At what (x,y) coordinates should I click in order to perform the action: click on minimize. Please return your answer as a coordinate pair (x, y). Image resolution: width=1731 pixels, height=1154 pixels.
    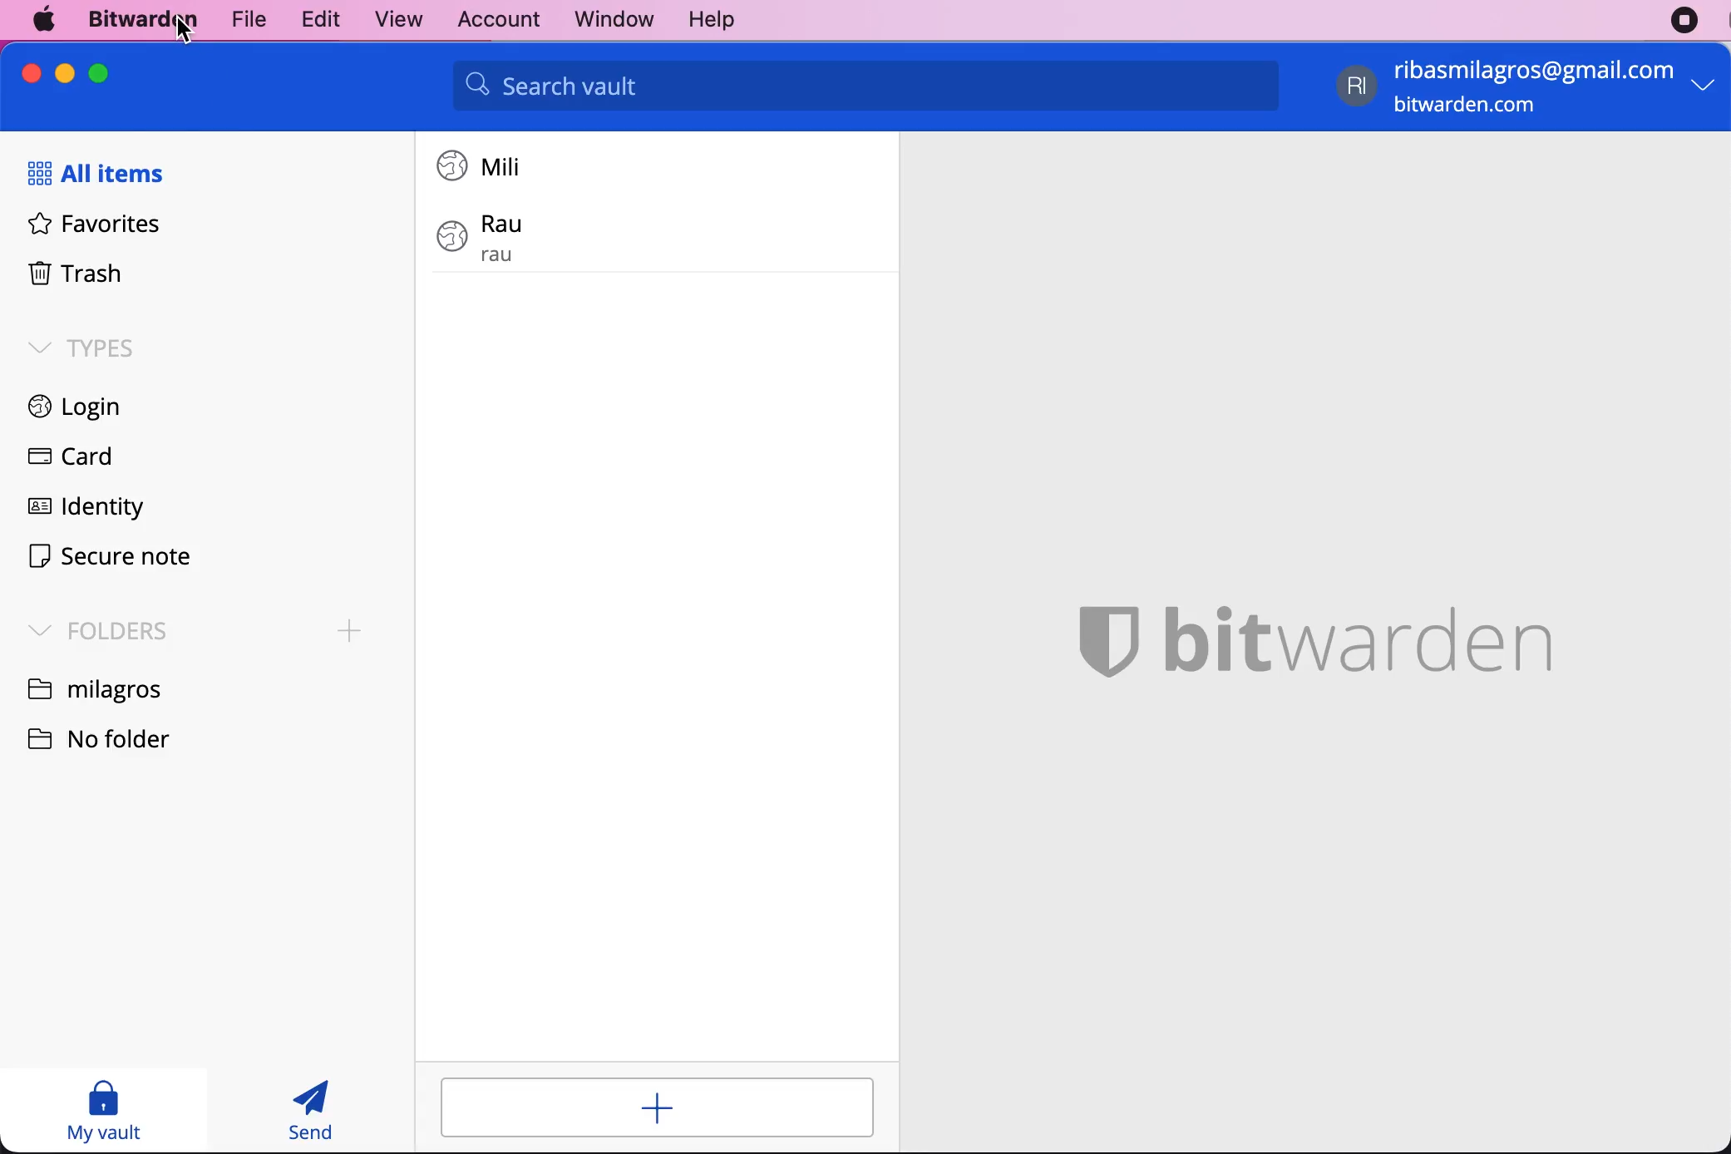
    Looking at the image, I should click on (65, 73).